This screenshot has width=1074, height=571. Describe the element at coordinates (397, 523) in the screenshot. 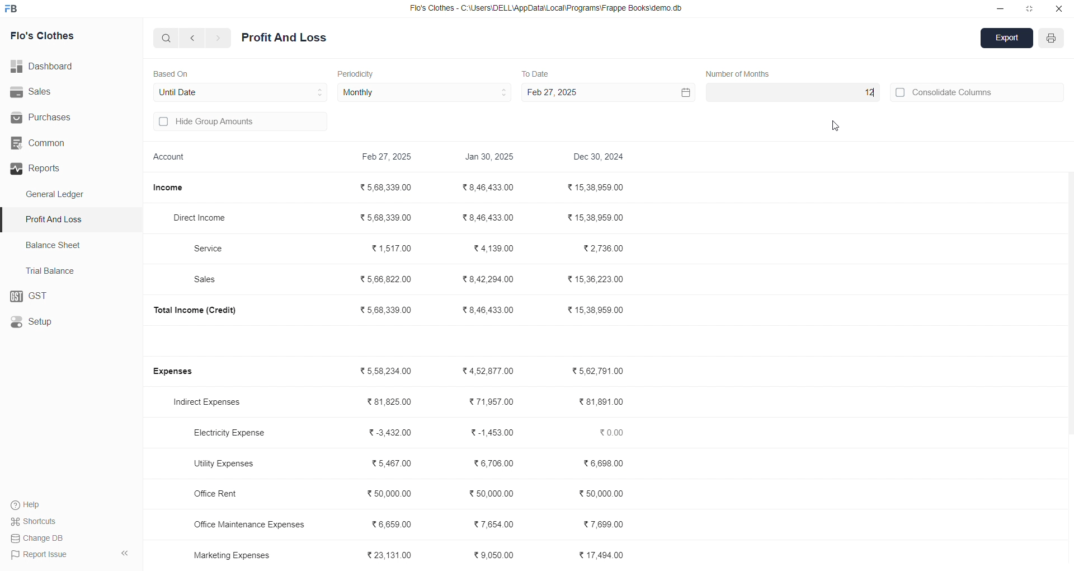

I see `₹ 6,659.00` at that location.